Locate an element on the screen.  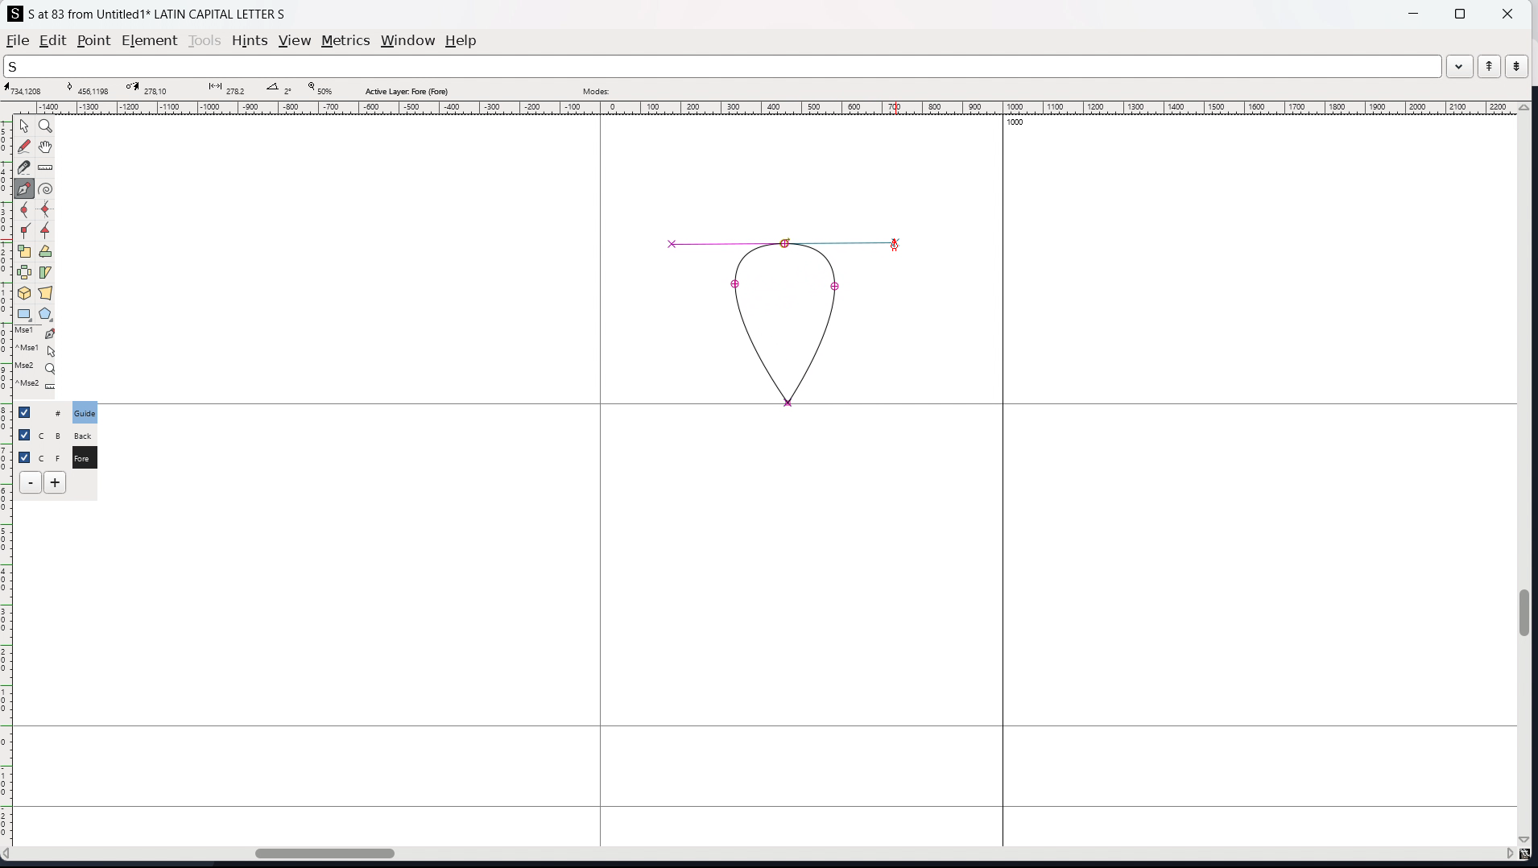
# Guide is located at coordinates (86, 412).